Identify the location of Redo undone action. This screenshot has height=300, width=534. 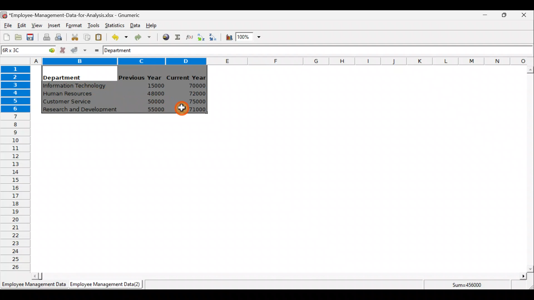
(142, 37).